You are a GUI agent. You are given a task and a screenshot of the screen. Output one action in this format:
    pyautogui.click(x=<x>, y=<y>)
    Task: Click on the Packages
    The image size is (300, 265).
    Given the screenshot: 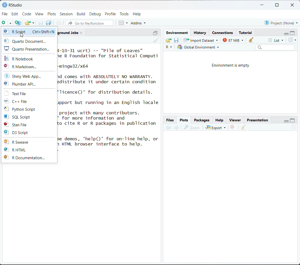 What is the action you would take?
    pyautogui.click(x=202, y=120)
    